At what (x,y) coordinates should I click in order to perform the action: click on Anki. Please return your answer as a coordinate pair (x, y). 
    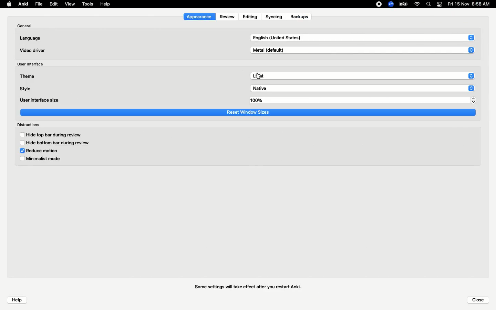
    Looking at the image, I should click on (23, 3).